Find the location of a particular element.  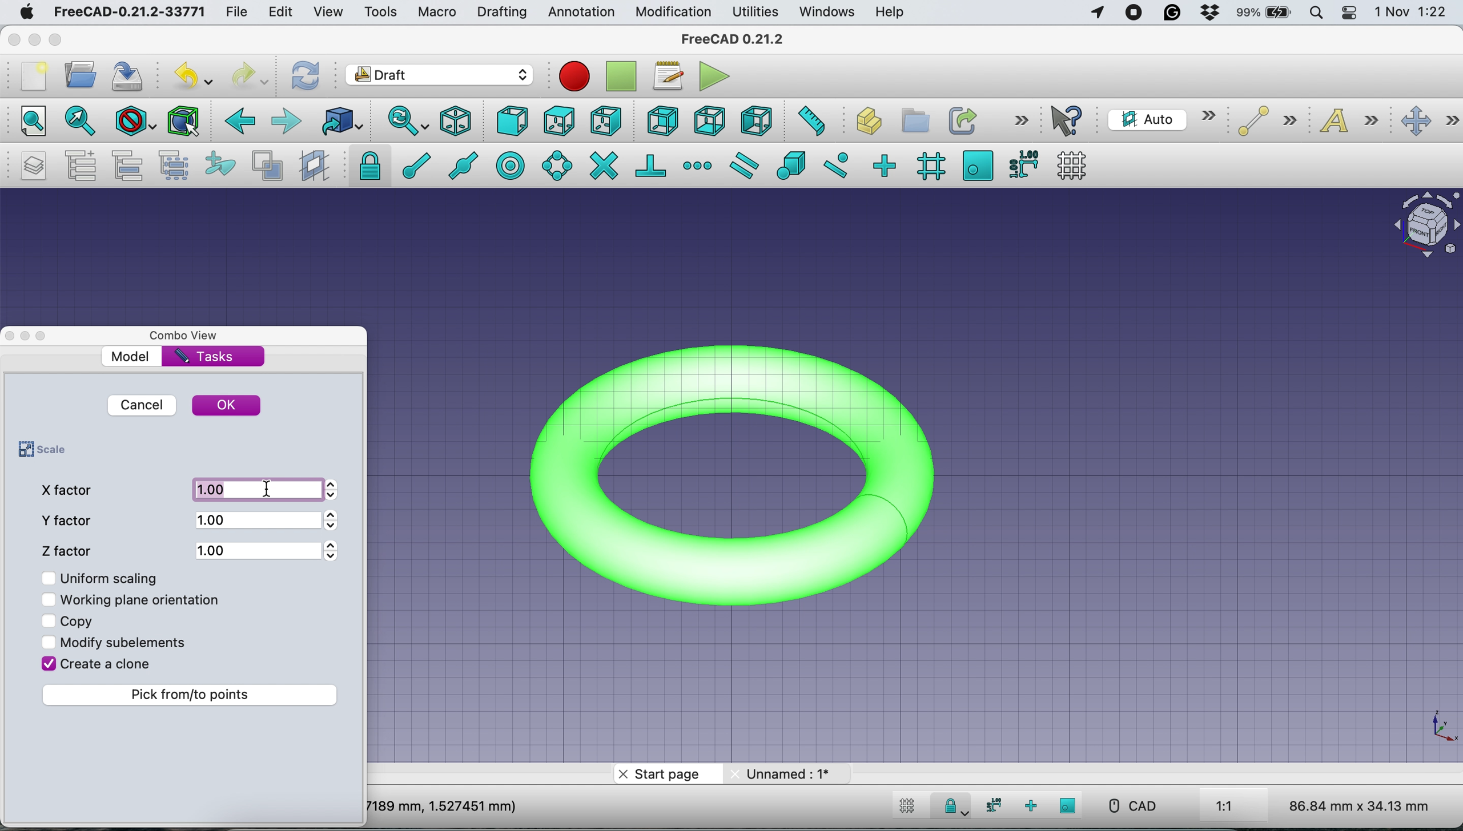

ok is located at coordinates (228, 406).